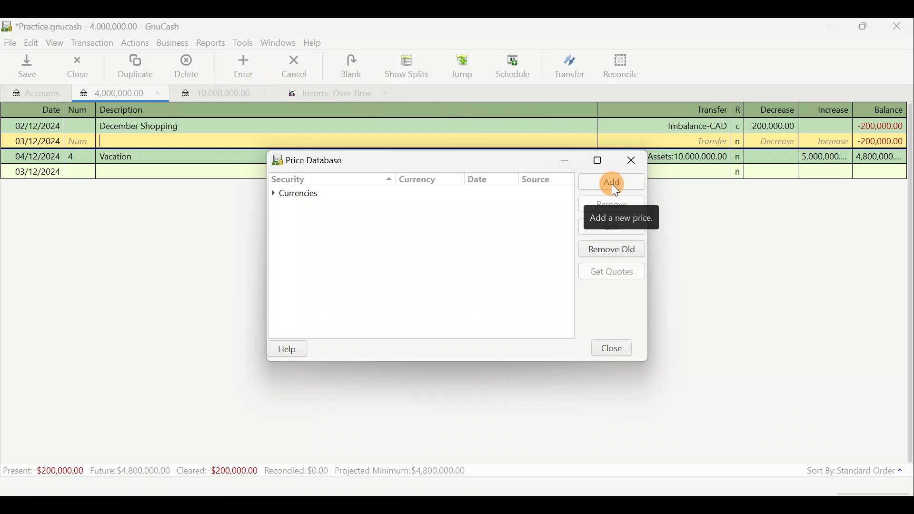 This screenshot has width=914, height=514. What do you see at coordinates (10, 41) in the screenshot?
I see `File` at bounding box center [10, 41].